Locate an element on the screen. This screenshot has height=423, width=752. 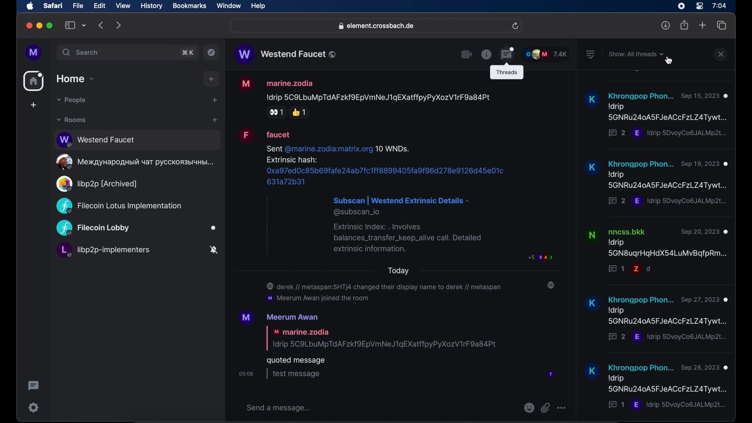
start chat is located at coordinates (215, 100).